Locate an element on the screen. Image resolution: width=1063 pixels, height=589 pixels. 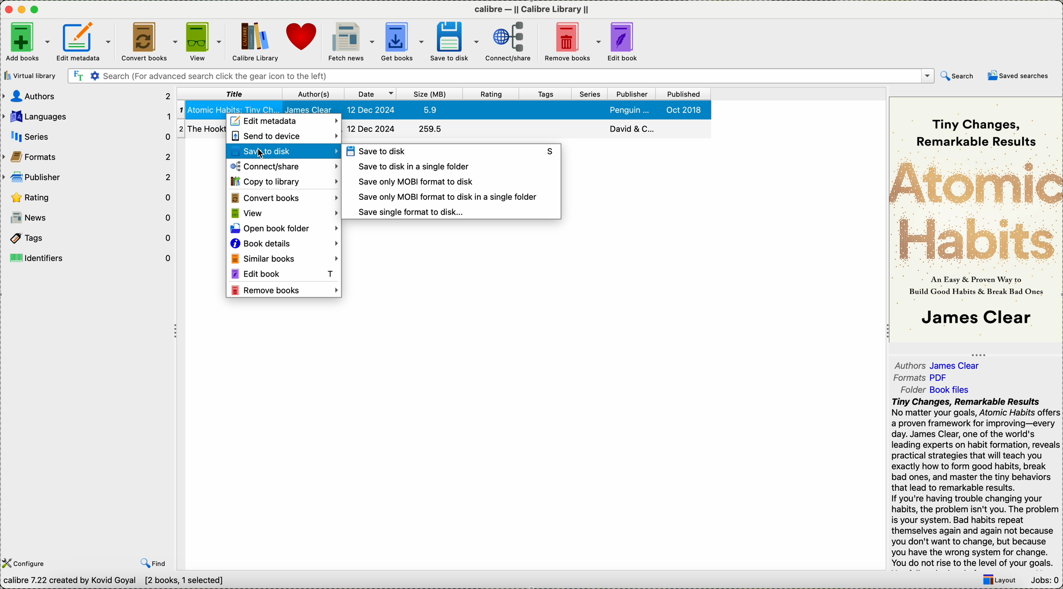
minimize is located at coordinates (21, 8).